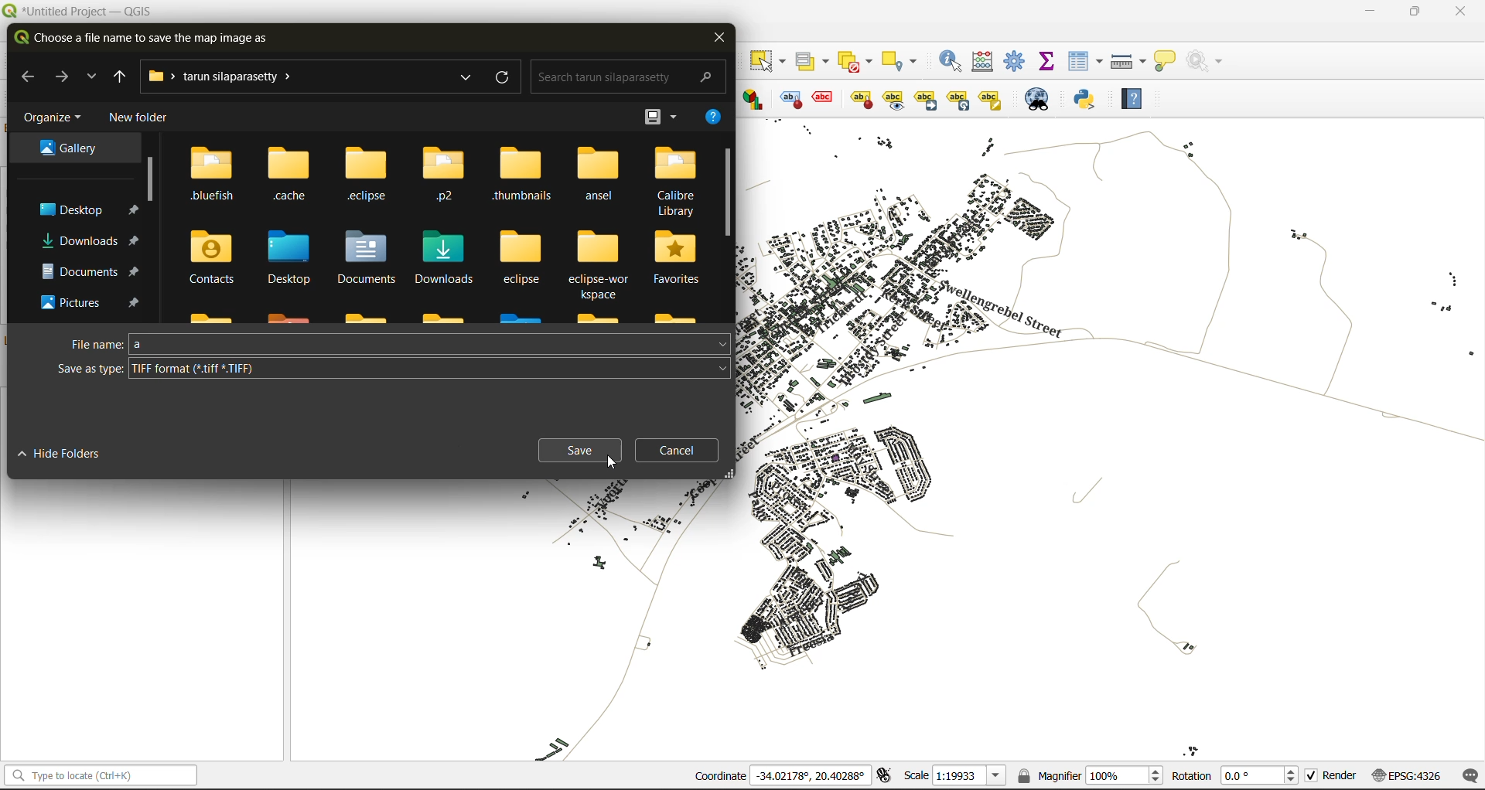 This screenshot has width=1485, height=790. Describe the element at coordinates (98, 776) in the screenshot. I see `status bar` at that location.